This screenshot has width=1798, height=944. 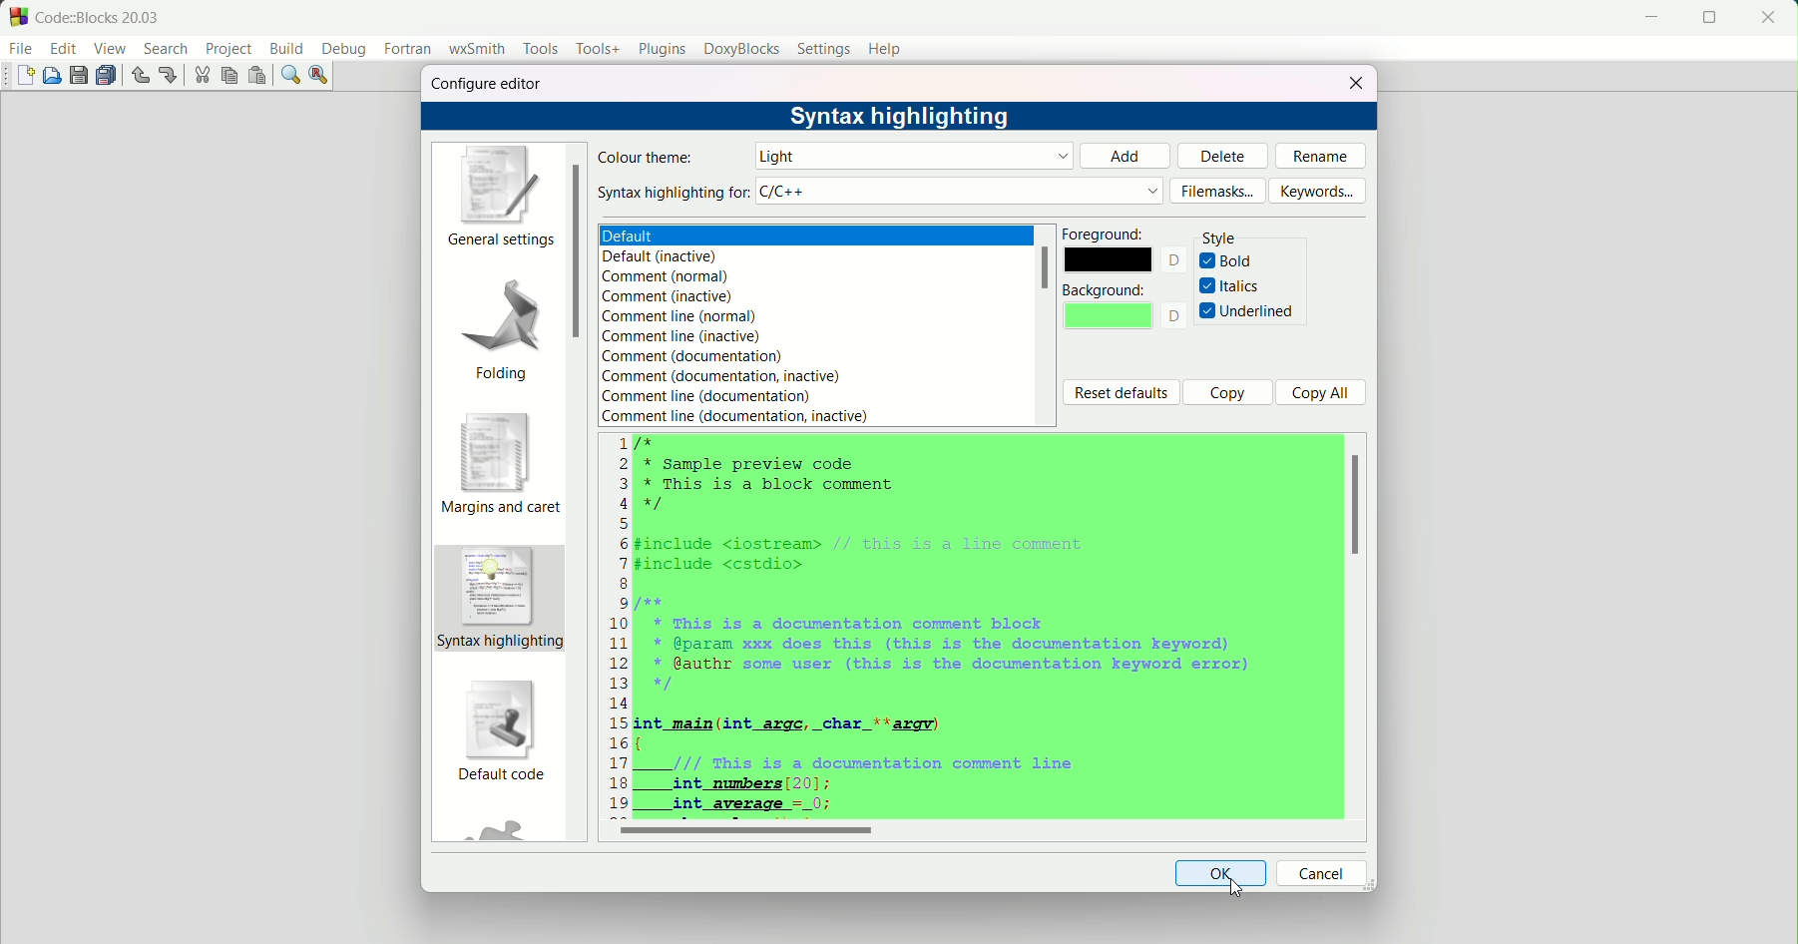 What do you see at coordinates (502, 327) in the screenshot?
I see `folding` at bounding box center [502, 327].